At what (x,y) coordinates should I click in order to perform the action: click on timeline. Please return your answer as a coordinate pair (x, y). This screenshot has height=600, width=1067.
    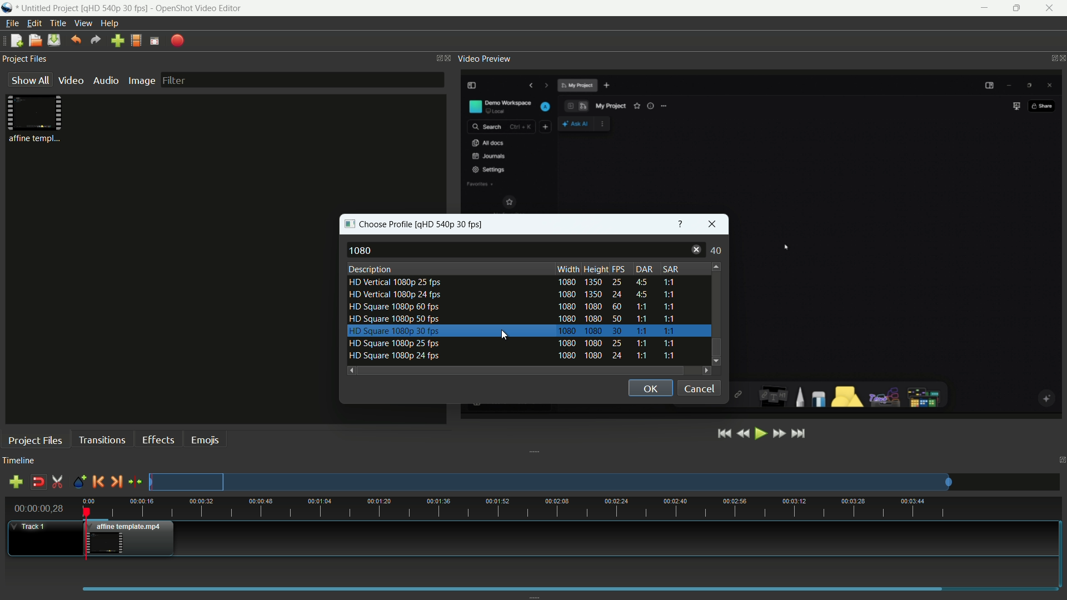
    Looking at the image, I should click on (19, 461).